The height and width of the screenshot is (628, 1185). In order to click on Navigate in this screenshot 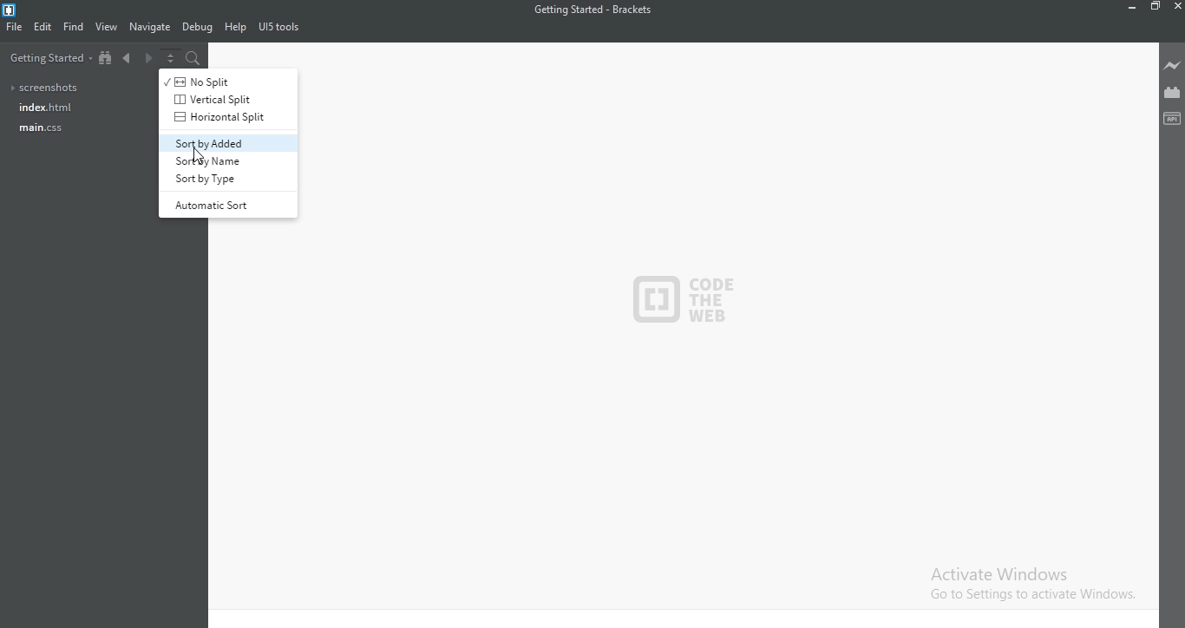, I will do `click(151, 26)`.